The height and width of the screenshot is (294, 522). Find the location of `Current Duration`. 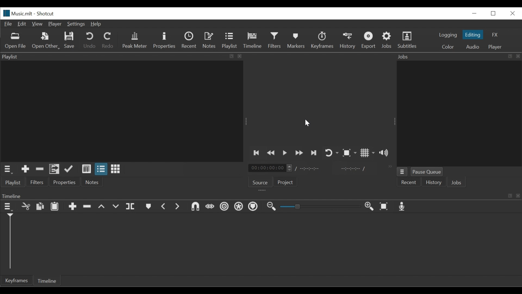

Current Duration is located at coordinates (271, 169).